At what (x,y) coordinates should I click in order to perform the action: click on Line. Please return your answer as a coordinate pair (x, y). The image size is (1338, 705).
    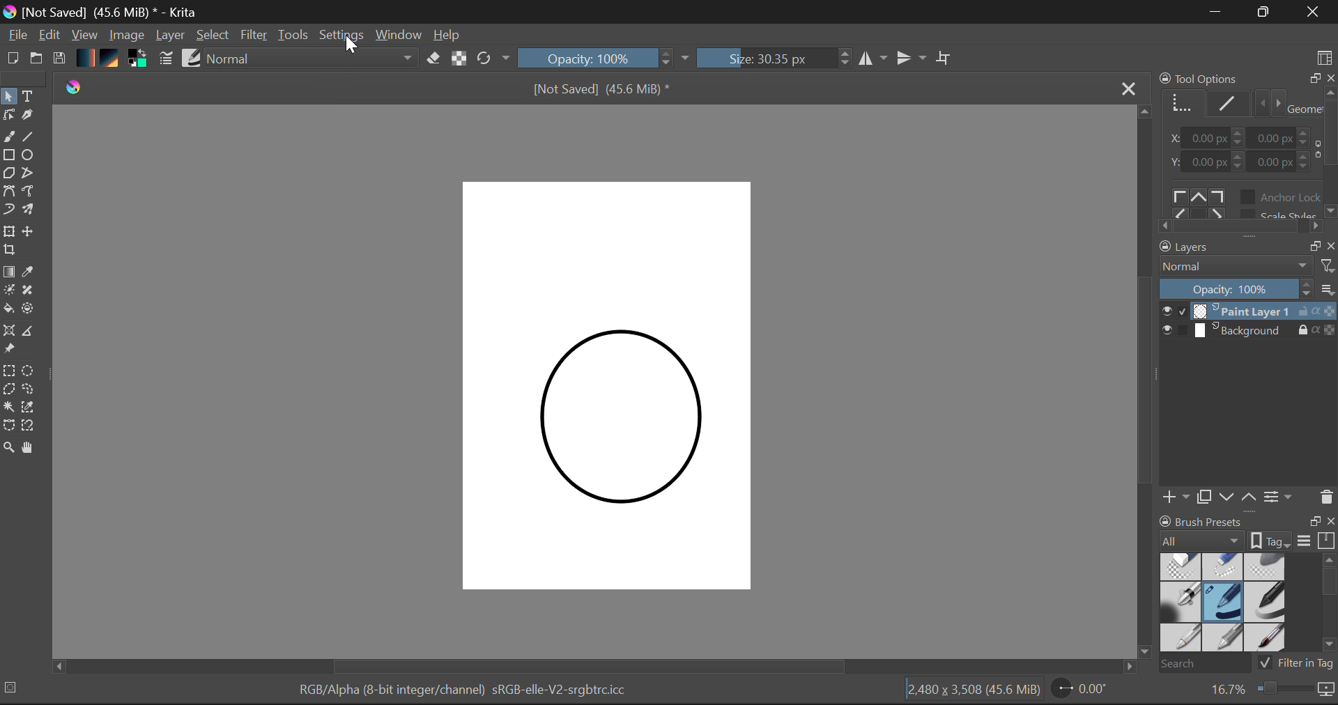
    Looking at the image, I should click on (30, 137).